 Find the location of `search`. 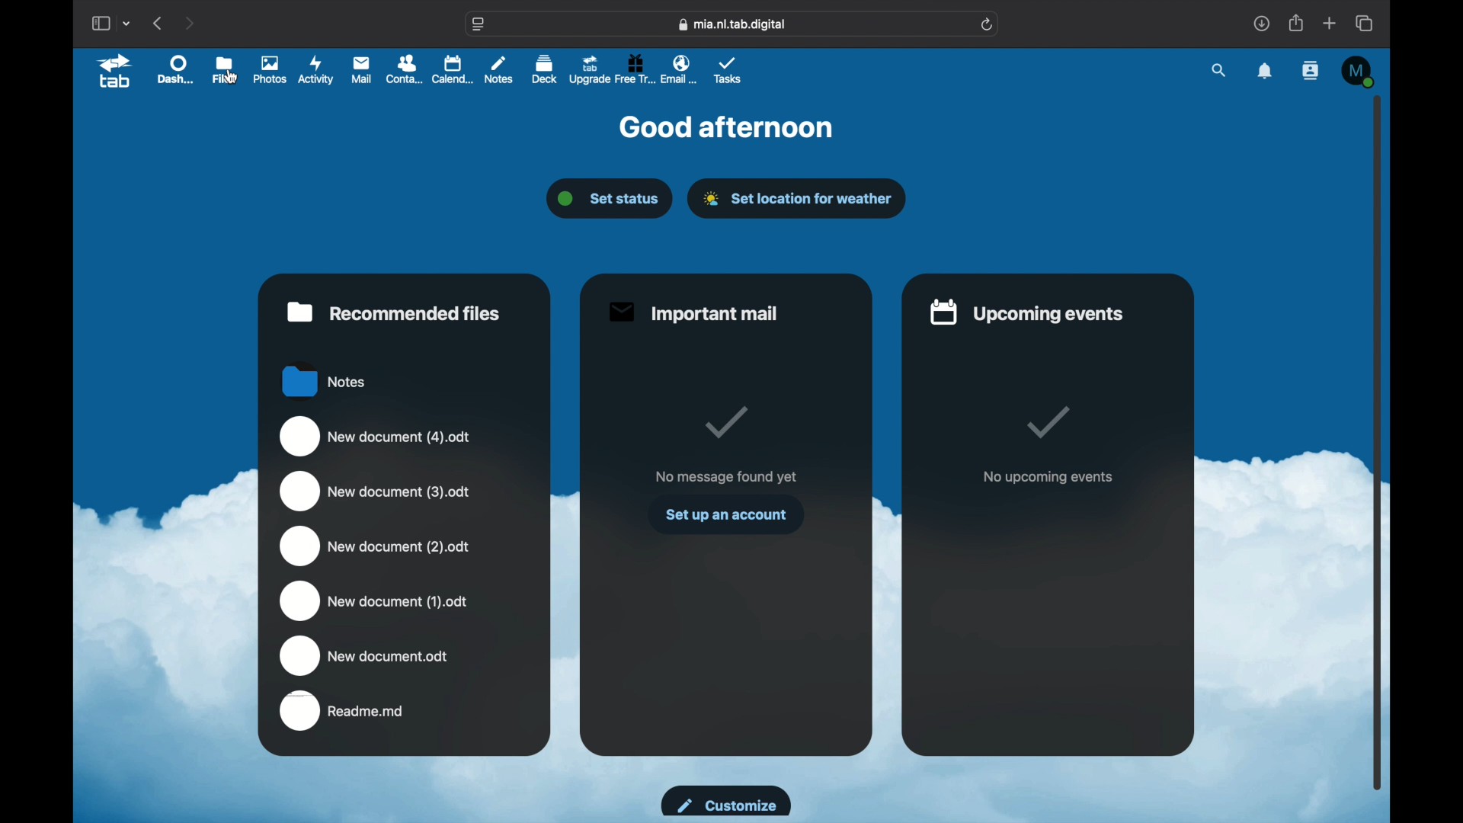

search is located at coordinates (1220, 70).